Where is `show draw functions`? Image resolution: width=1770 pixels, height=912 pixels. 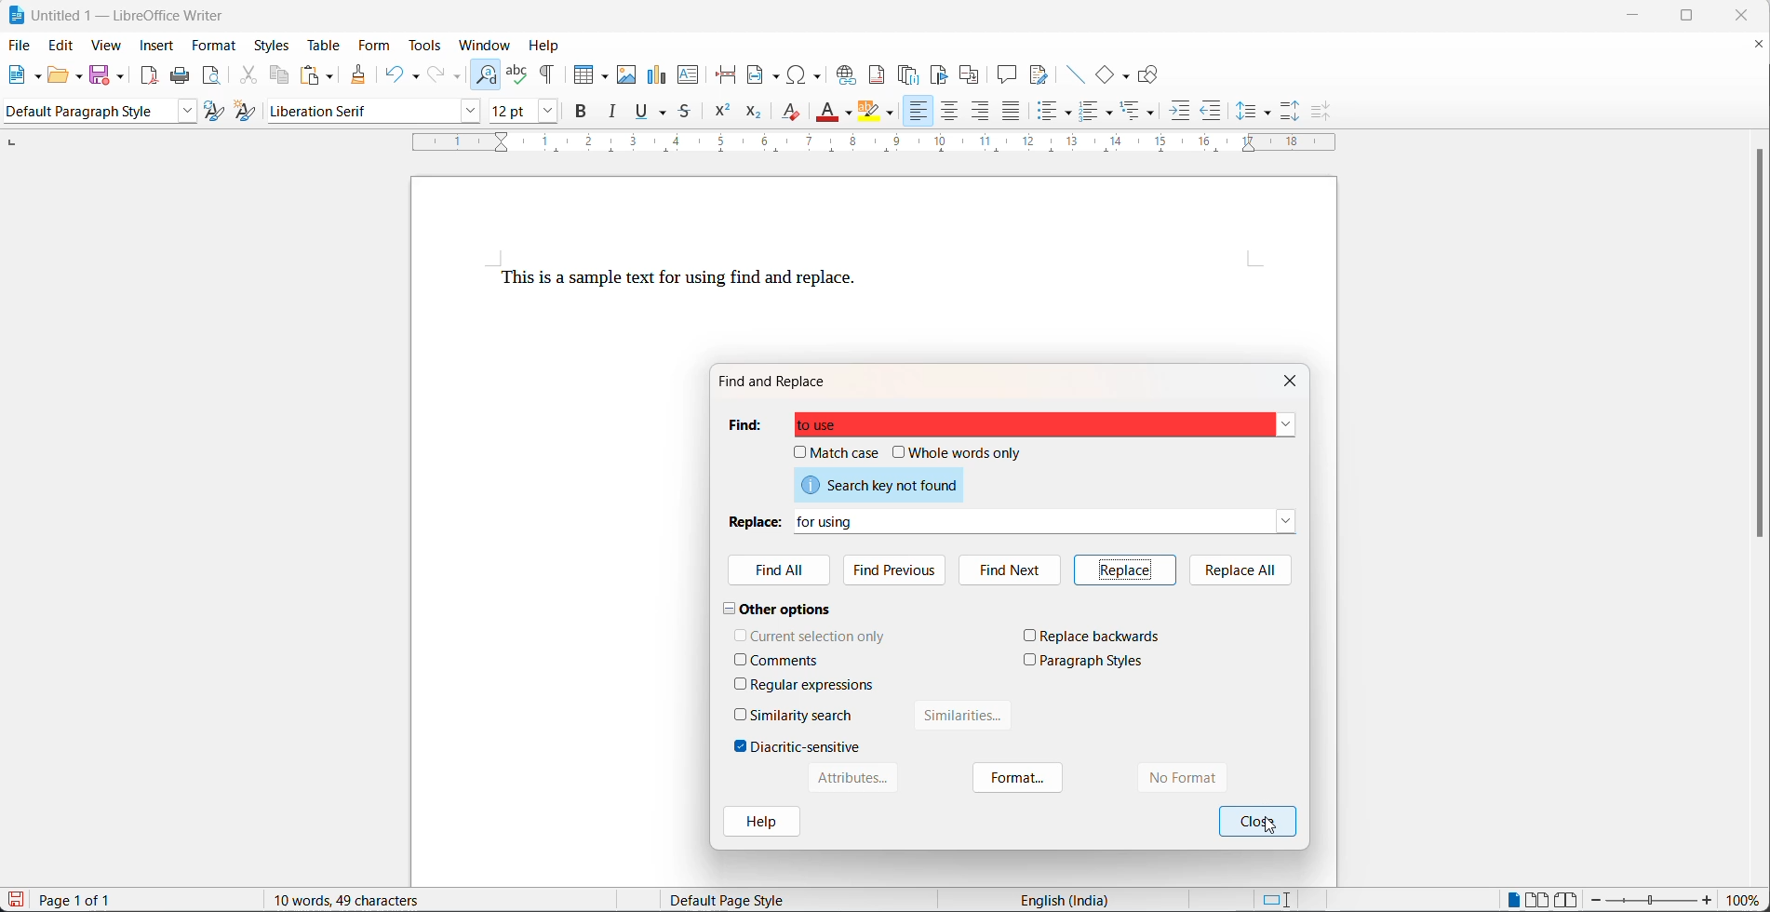 show draw functions is located at coordinates (1150, 74).